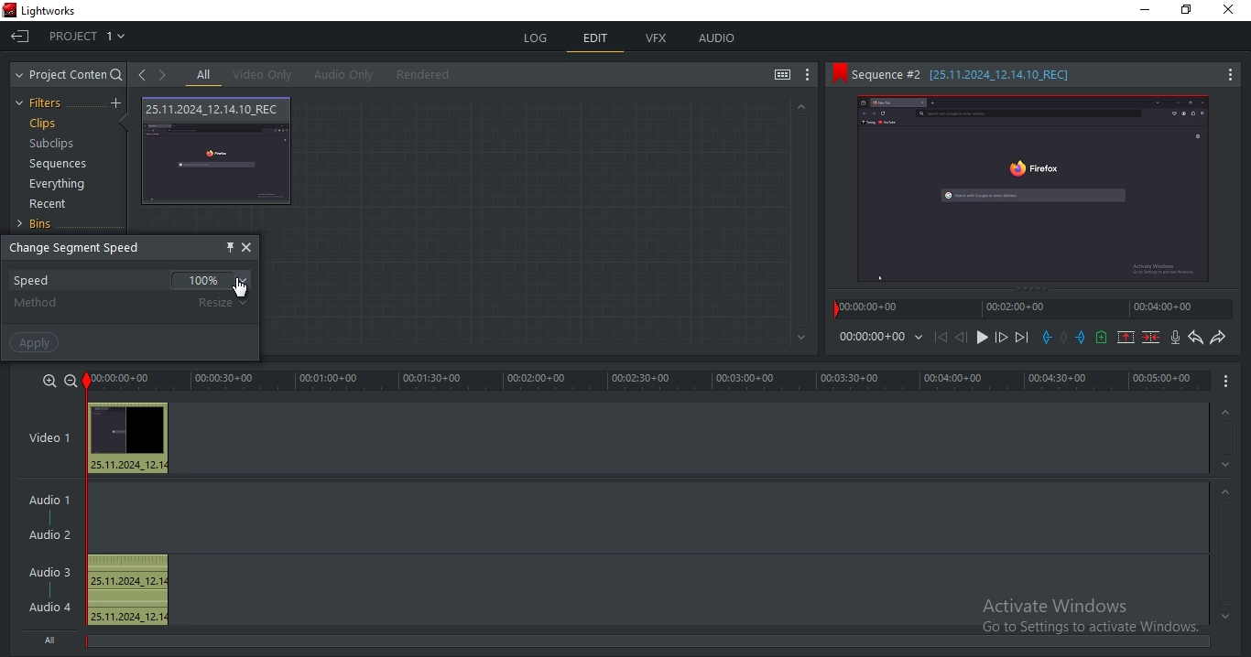 Image resolution: width=1251 pixels, height=657 pixels. I want to click on add an in mark, so click(1046, 338).